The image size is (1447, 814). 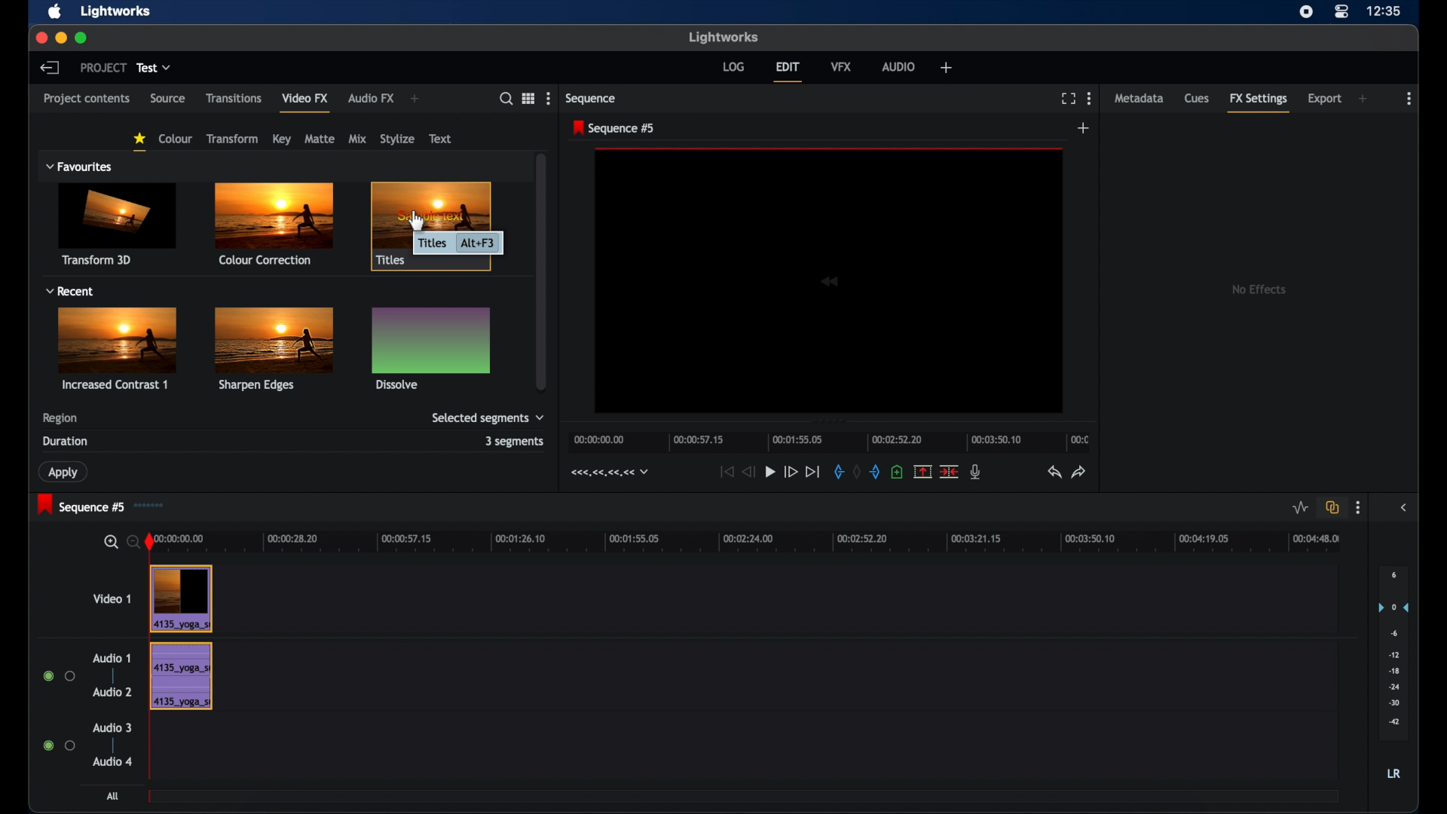 I want to click on 3 segments, so click(x=515, y=441).